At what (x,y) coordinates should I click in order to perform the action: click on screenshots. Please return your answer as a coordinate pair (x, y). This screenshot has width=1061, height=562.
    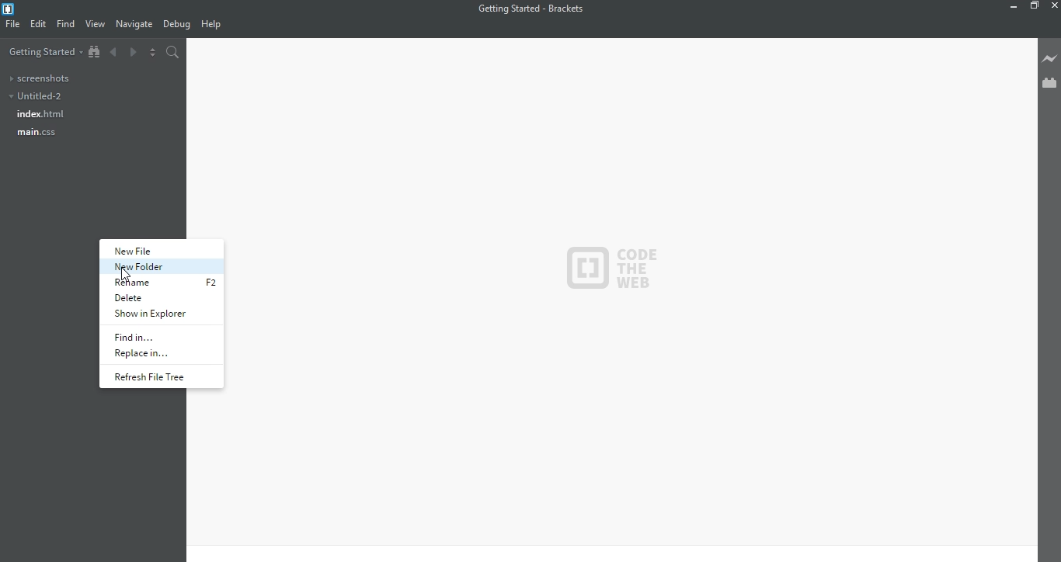
    Looking at the image, I should click on (43, 78).